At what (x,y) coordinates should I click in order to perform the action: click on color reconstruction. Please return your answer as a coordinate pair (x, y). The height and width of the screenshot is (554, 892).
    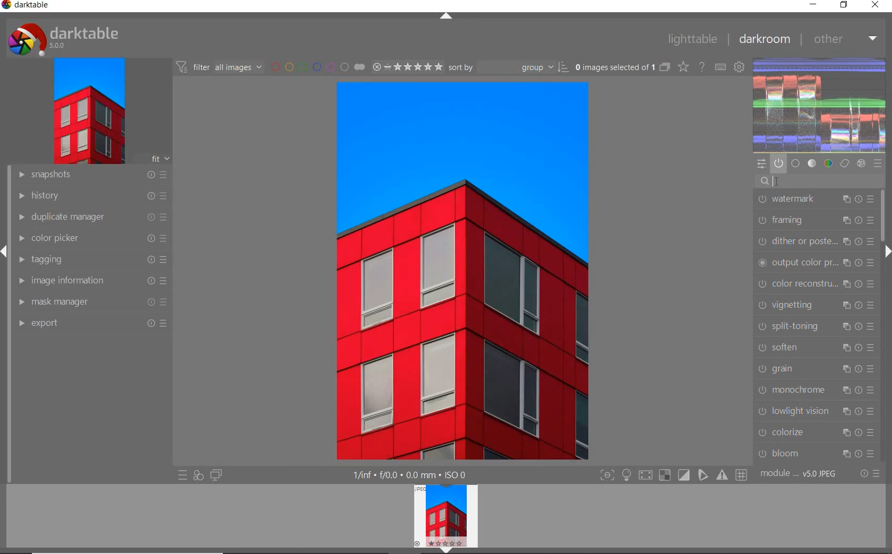
    Looking at the image, I should click on (816, 283).